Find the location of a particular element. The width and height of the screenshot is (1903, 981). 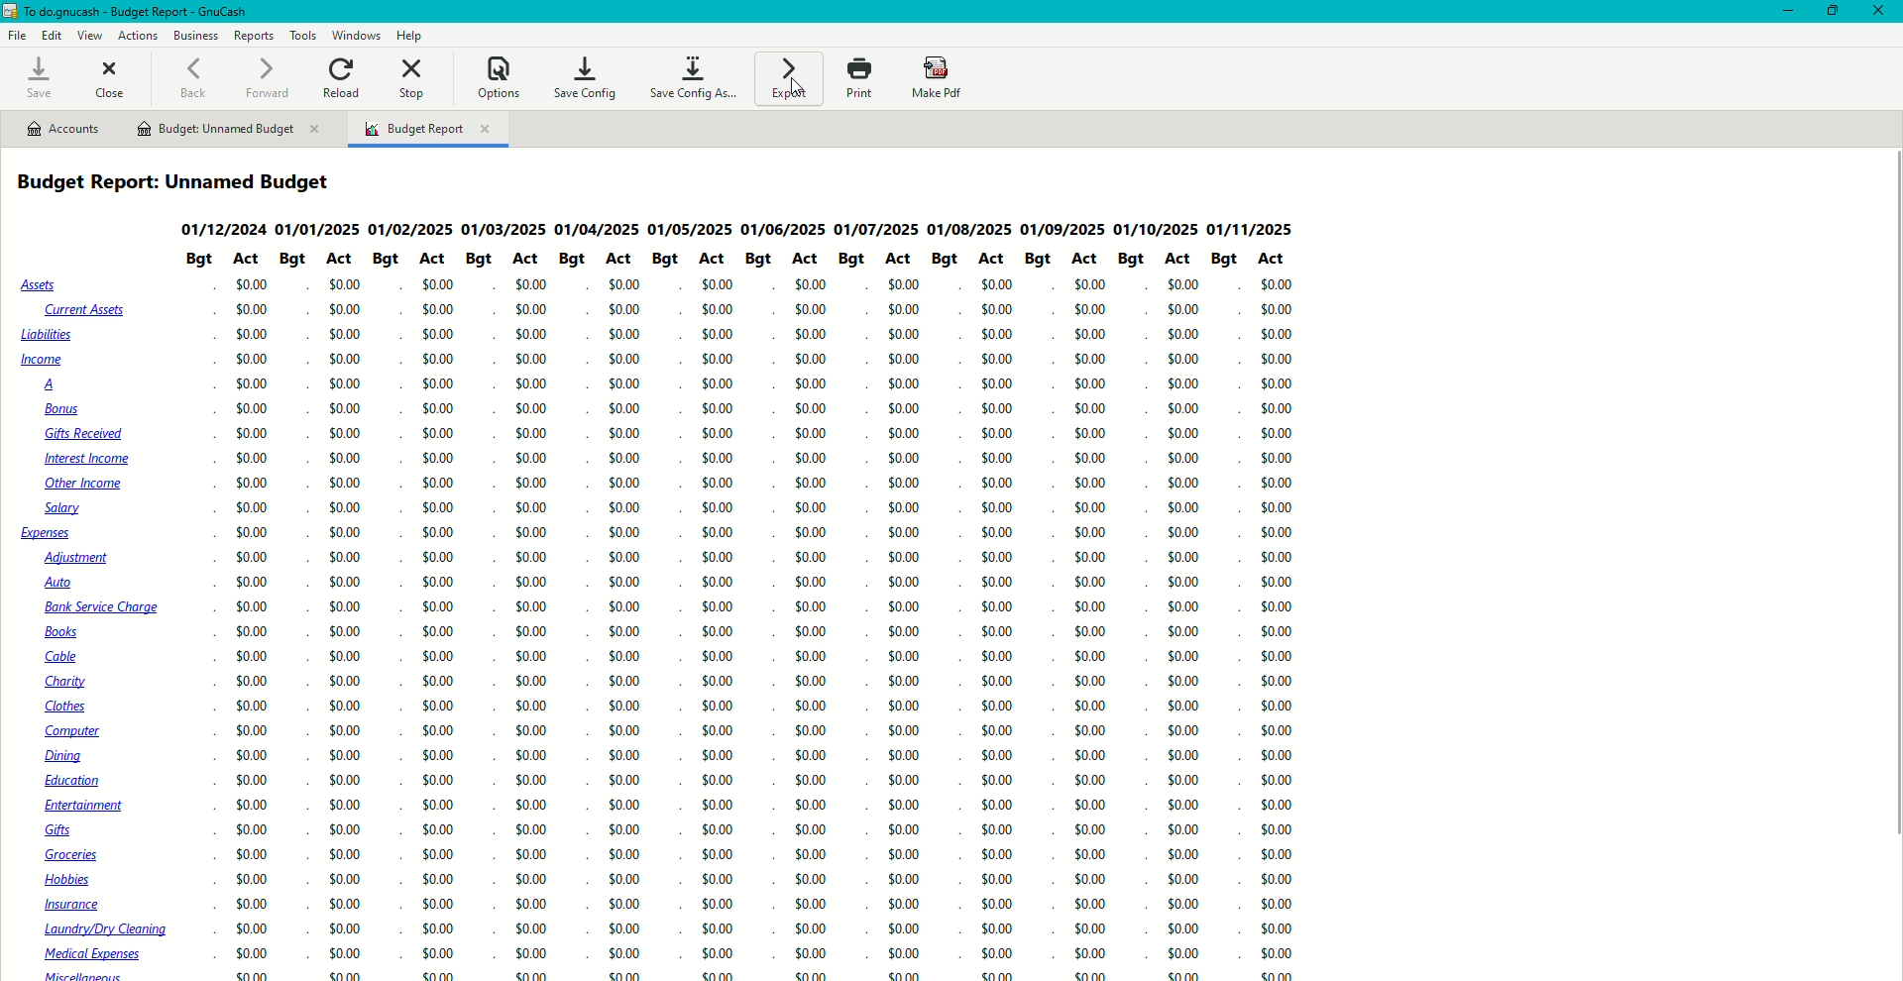

$0.00 is located at coordinates (624, 607).